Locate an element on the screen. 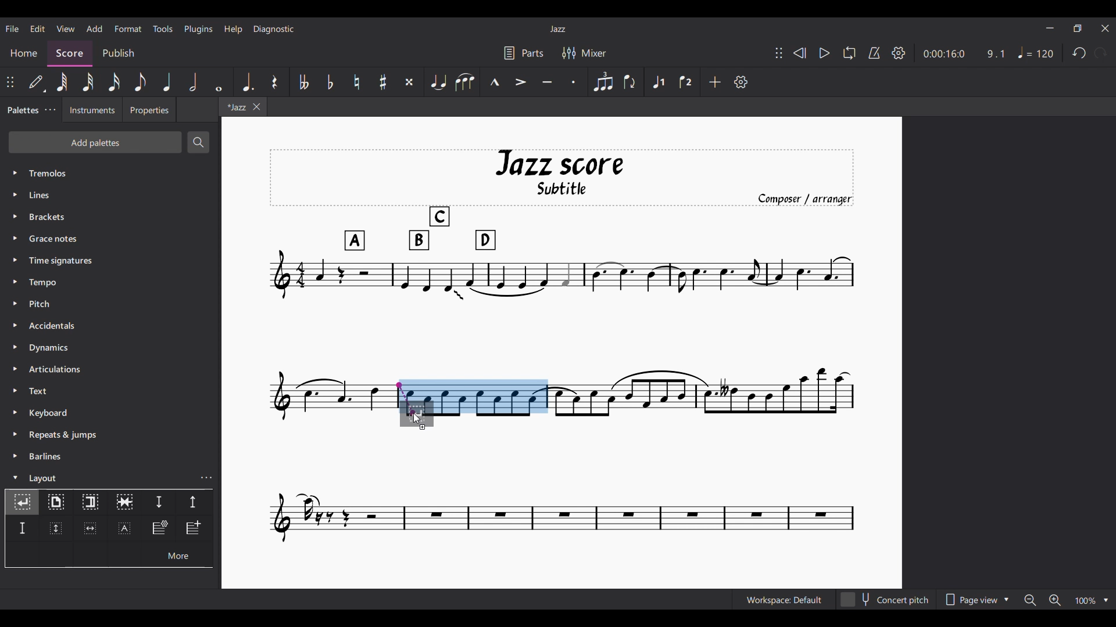 The height and width of the screenshot is (627, 1116). Pitch is located at coordinates (110, 304).